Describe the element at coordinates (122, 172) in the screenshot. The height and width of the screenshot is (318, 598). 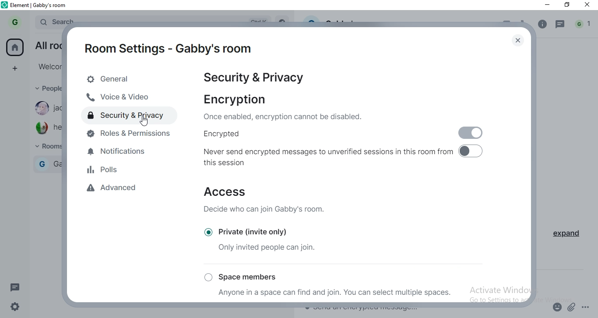
I see `polls` at that location.